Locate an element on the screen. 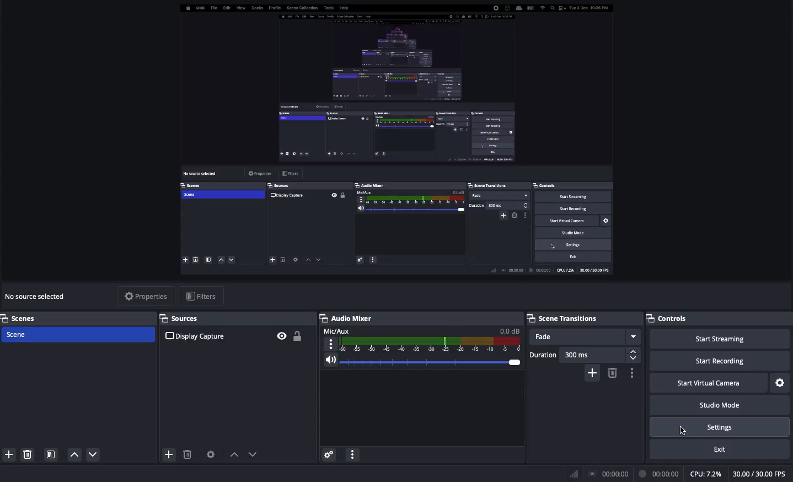 This screenshot has width=793, height=482. Filters is located at coordinates (201, 296).